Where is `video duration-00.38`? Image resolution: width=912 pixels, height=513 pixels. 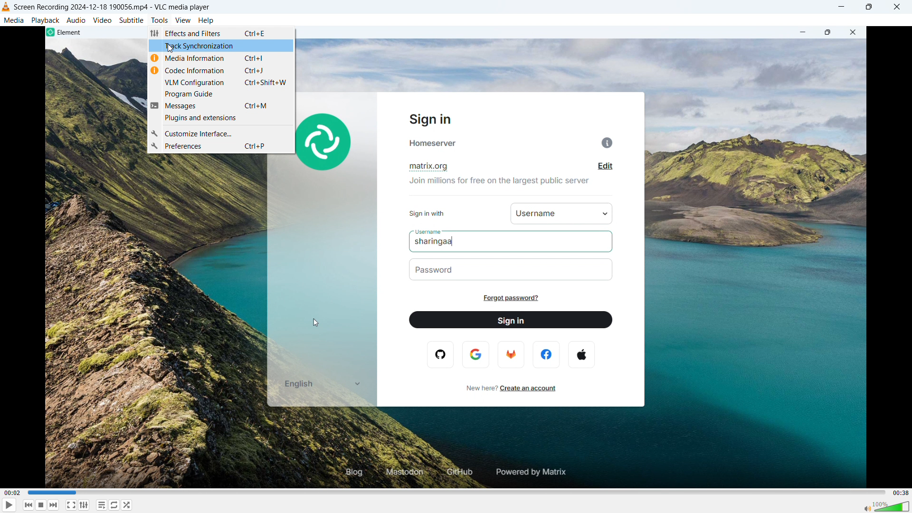 video duration-00.38 is located at coordinates (901, 493).